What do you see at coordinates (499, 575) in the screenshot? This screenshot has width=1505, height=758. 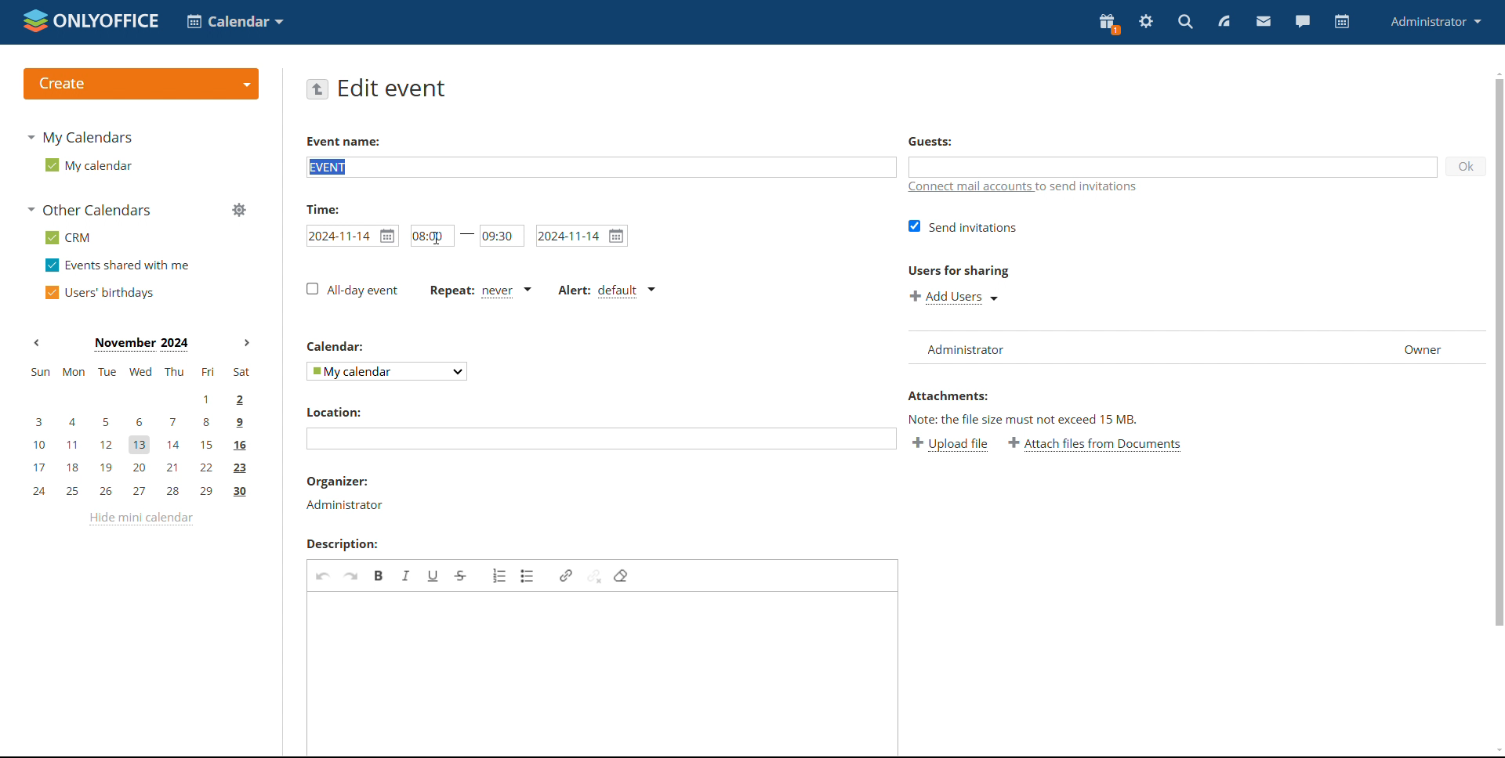 I see `insert/remove numbered list` at bounding box center [499, 575].